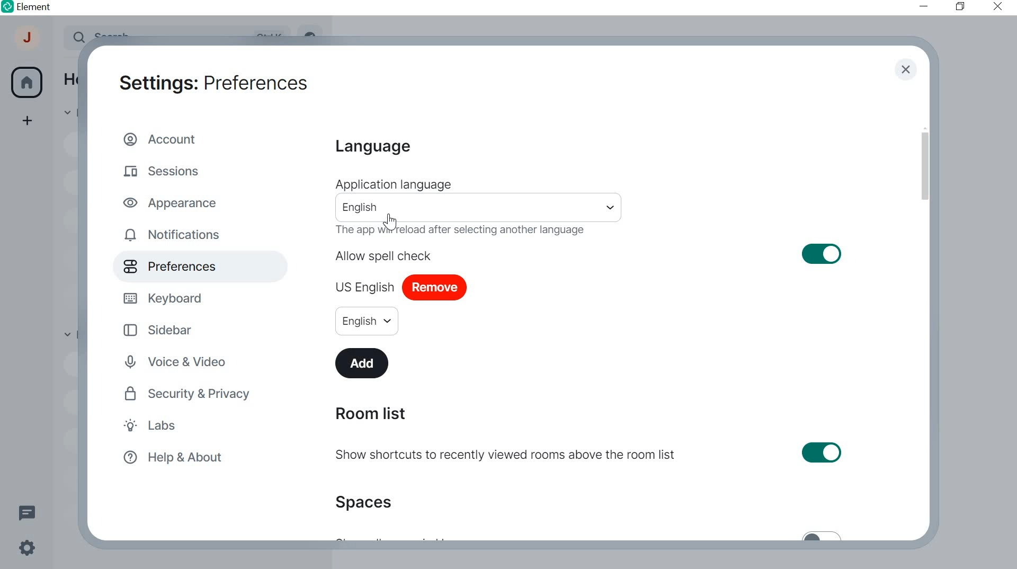  Describe the element at coordinates (28, 122) in the screenshot. I see `CREATE A SPACE` at that location.